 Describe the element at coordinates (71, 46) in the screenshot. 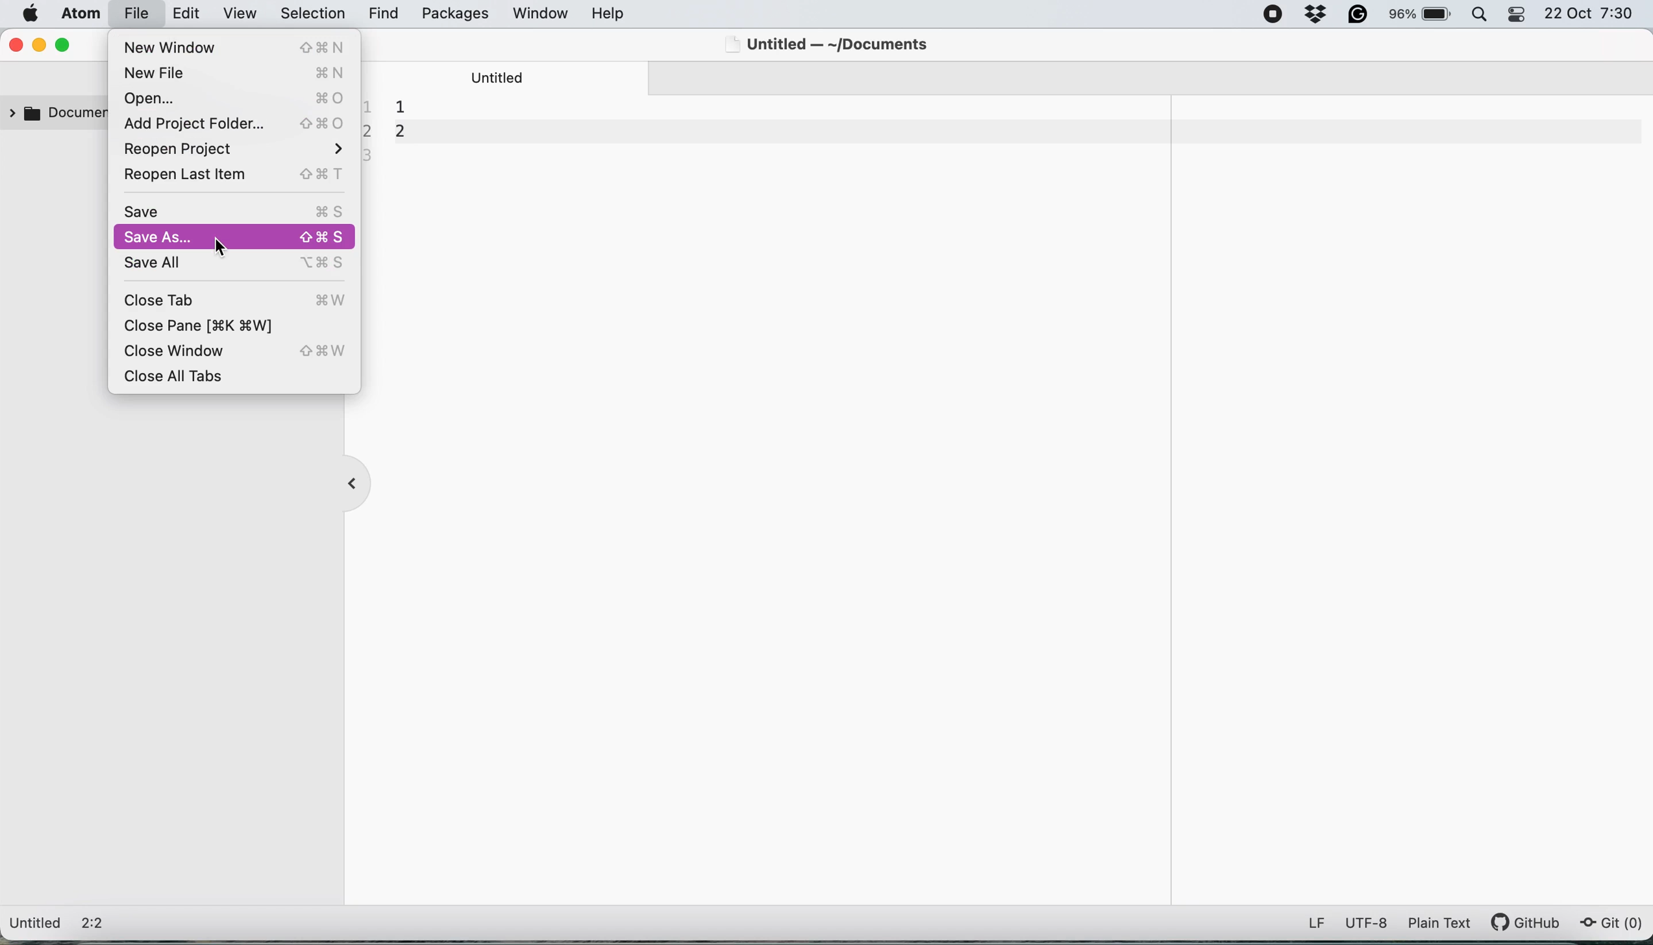

I see `maximise` at that location.